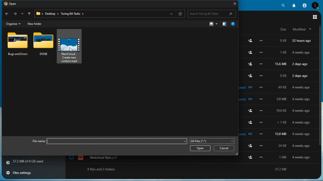  I want to click on modified, so click(303, 30).